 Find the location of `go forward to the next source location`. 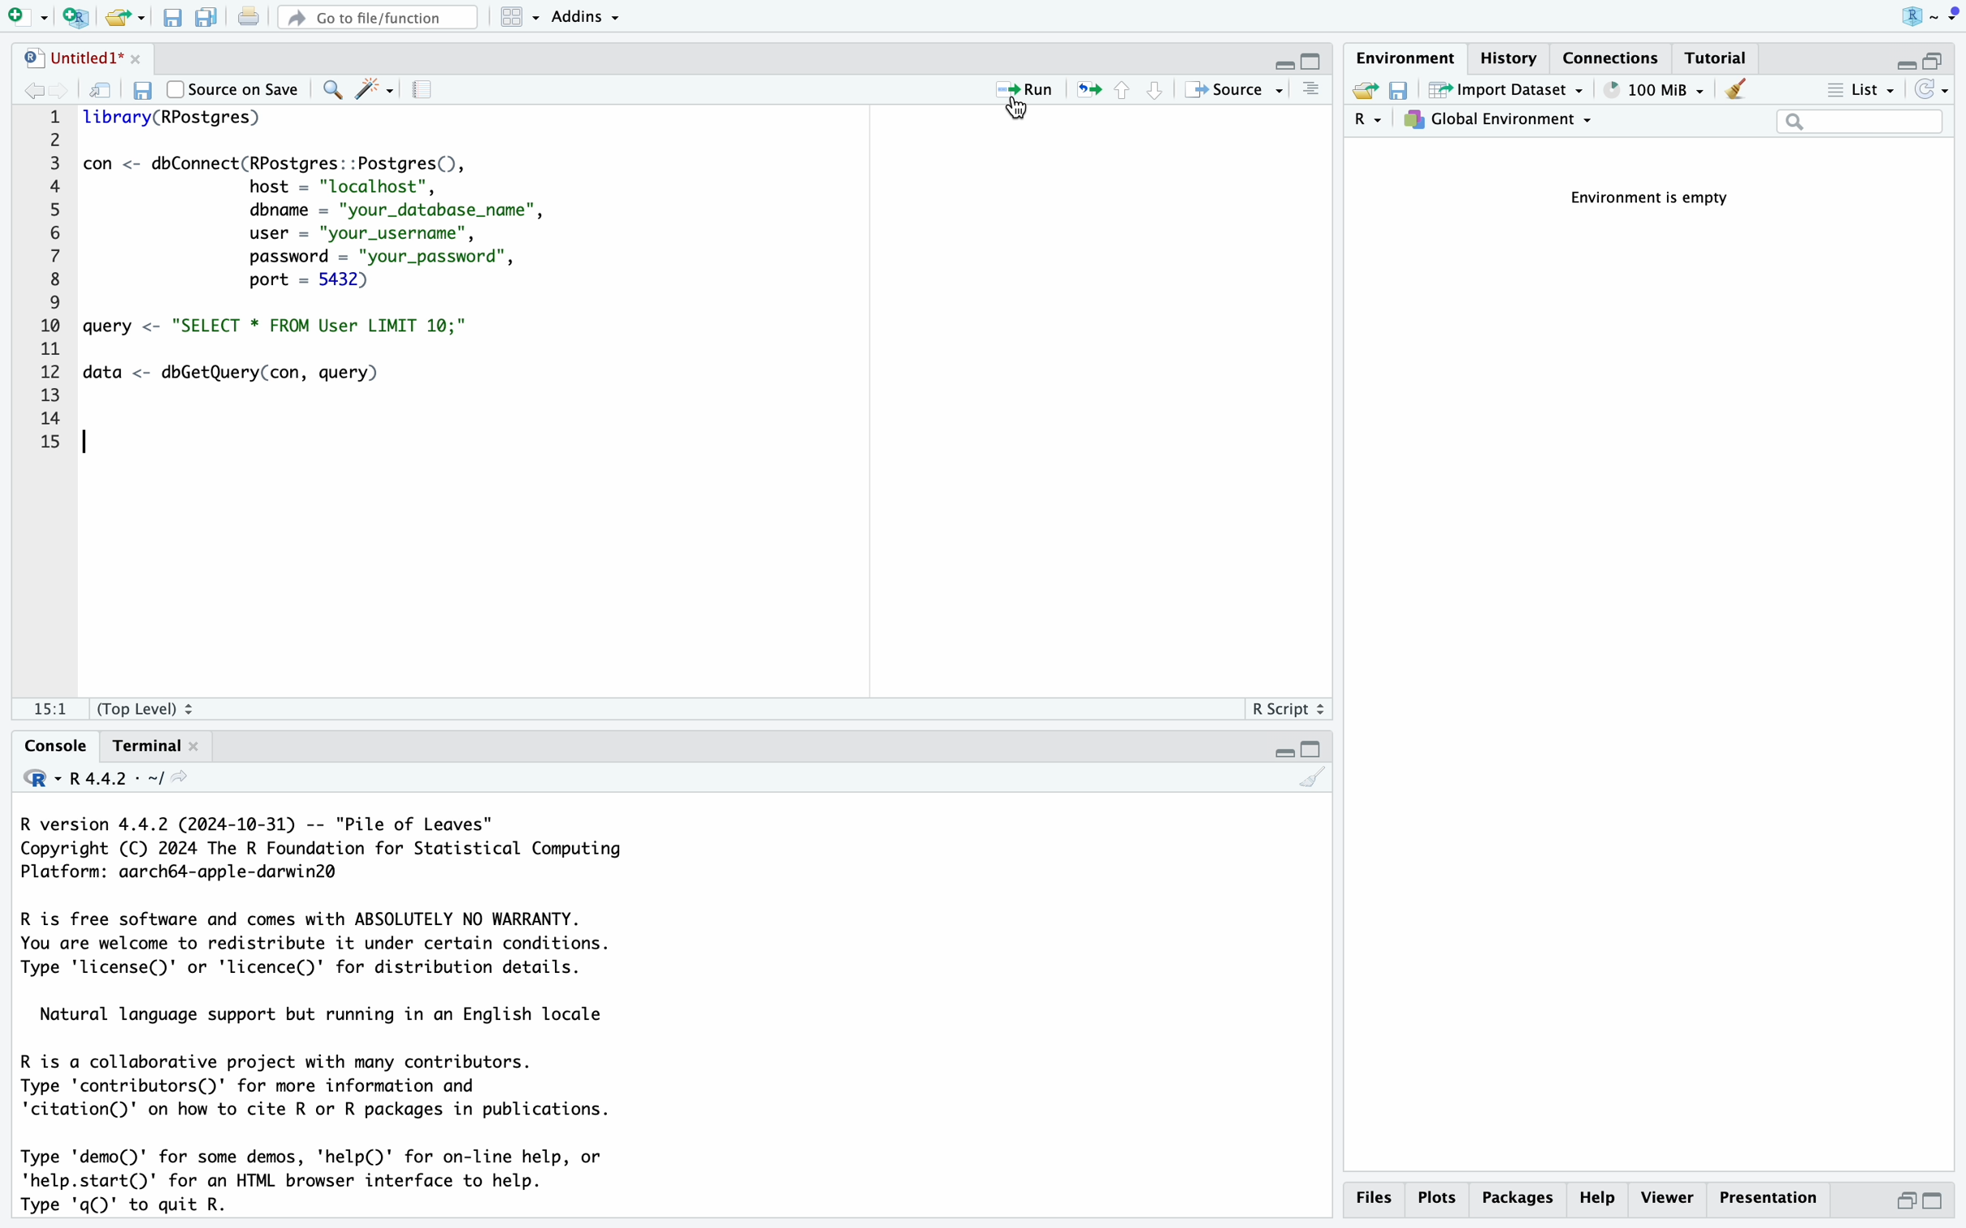

go forward to the next source location is located at coordinates (69, 89).